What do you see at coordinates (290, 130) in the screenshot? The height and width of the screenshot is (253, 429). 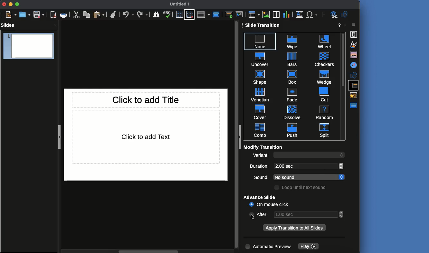 I see `push` at bounding box center [290, 130].